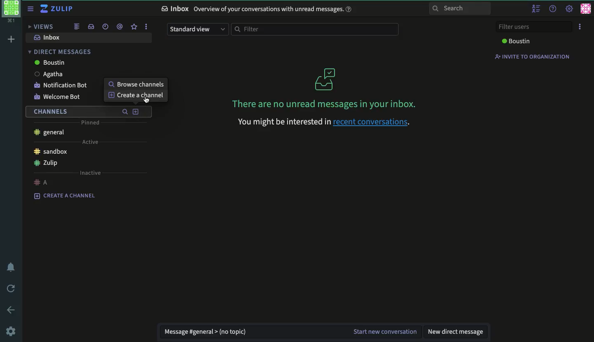  I want to click on options, so click(579, 27).